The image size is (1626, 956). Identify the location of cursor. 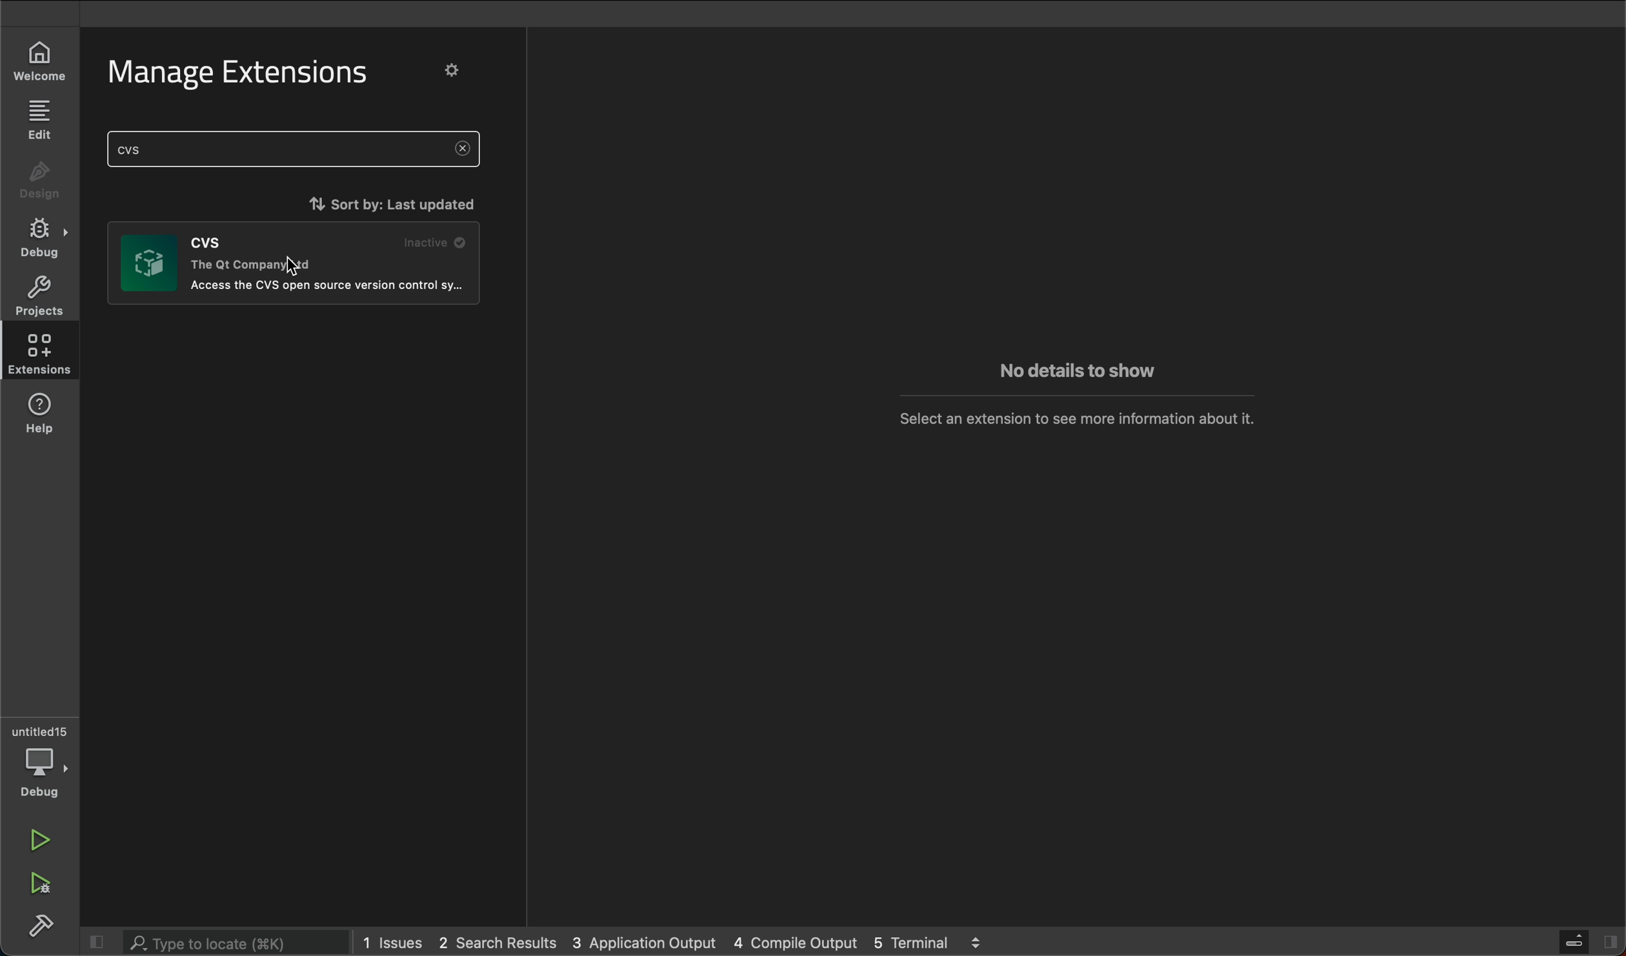
(297, 268).